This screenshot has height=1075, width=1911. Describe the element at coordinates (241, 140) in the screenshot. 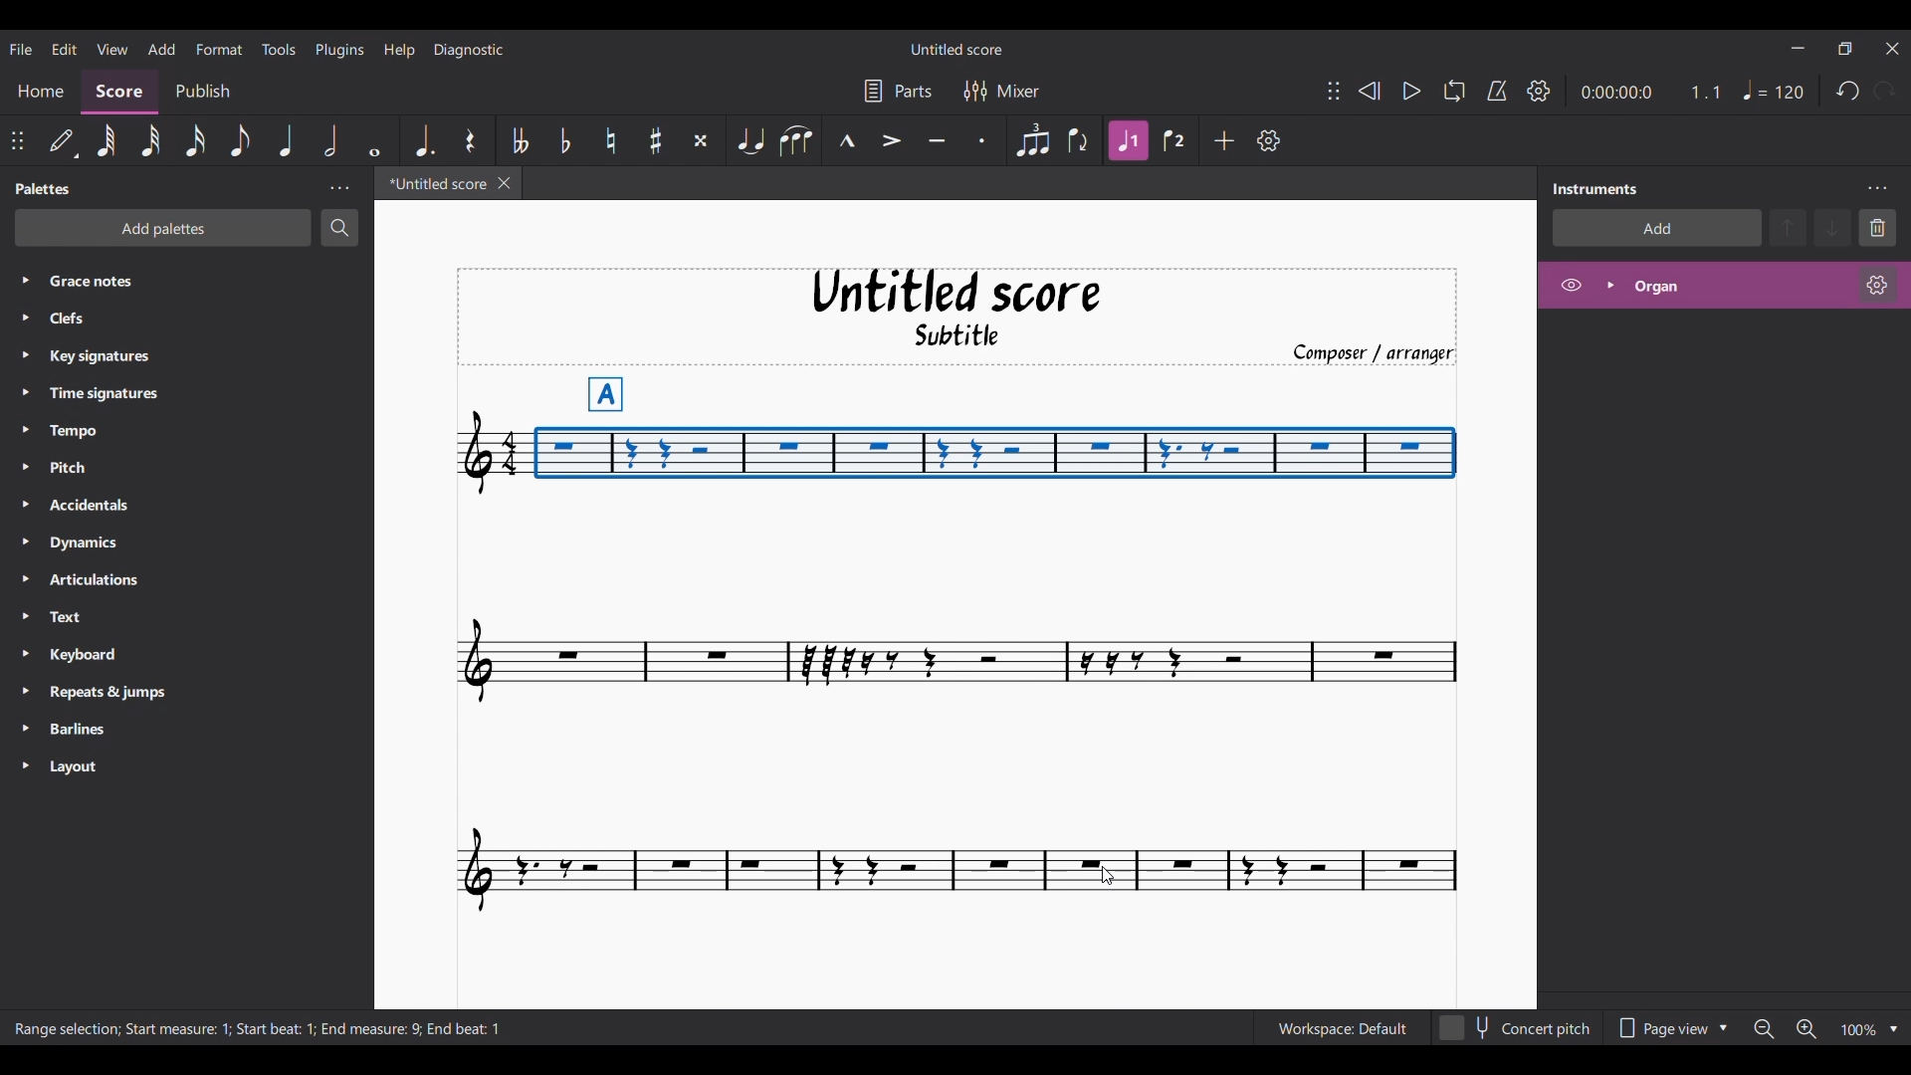

I see `8th note` at that location.